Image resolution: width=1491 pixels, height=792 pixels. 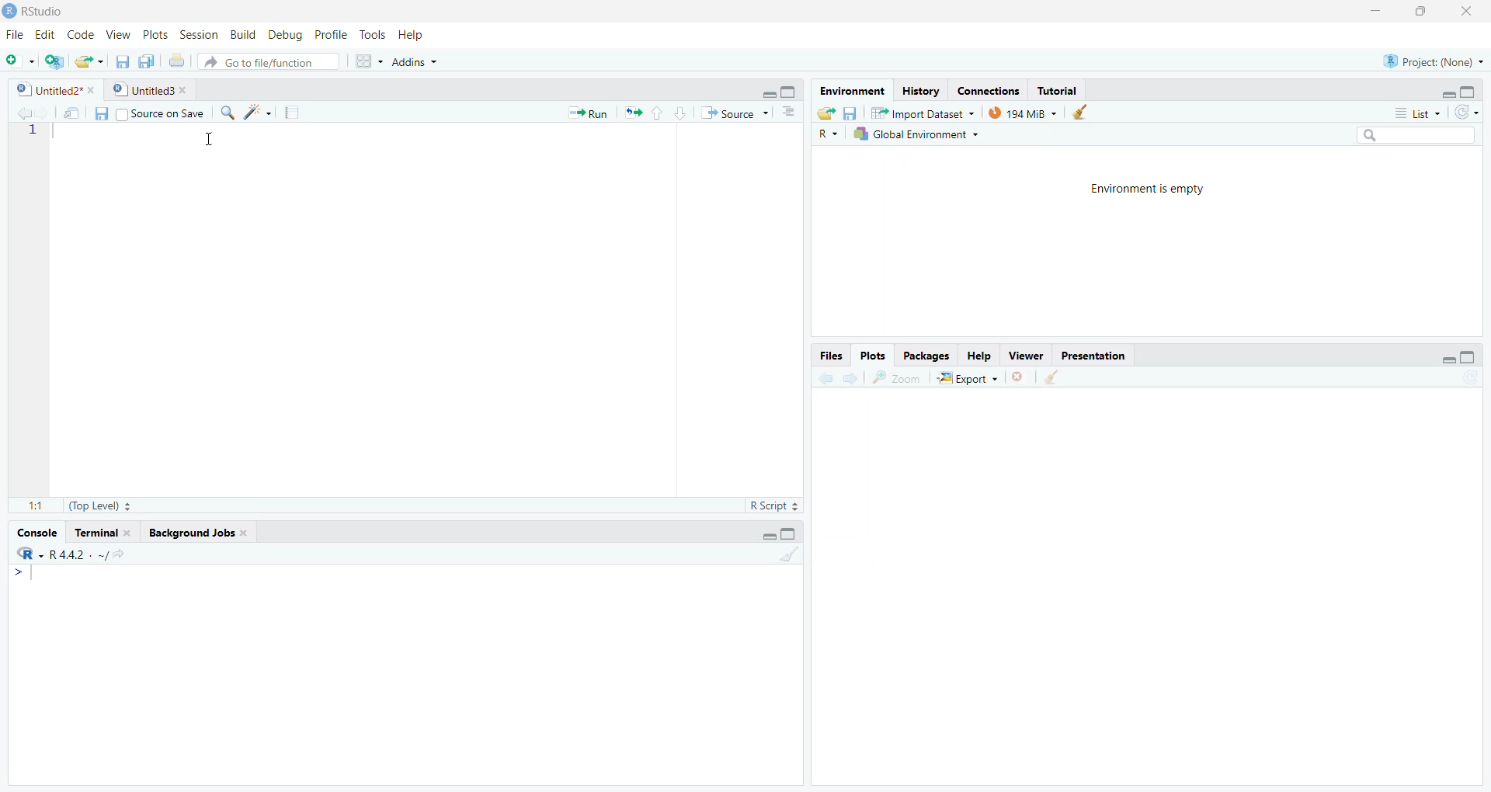 I want to click on Viewer, so click(x=1025, y=356).